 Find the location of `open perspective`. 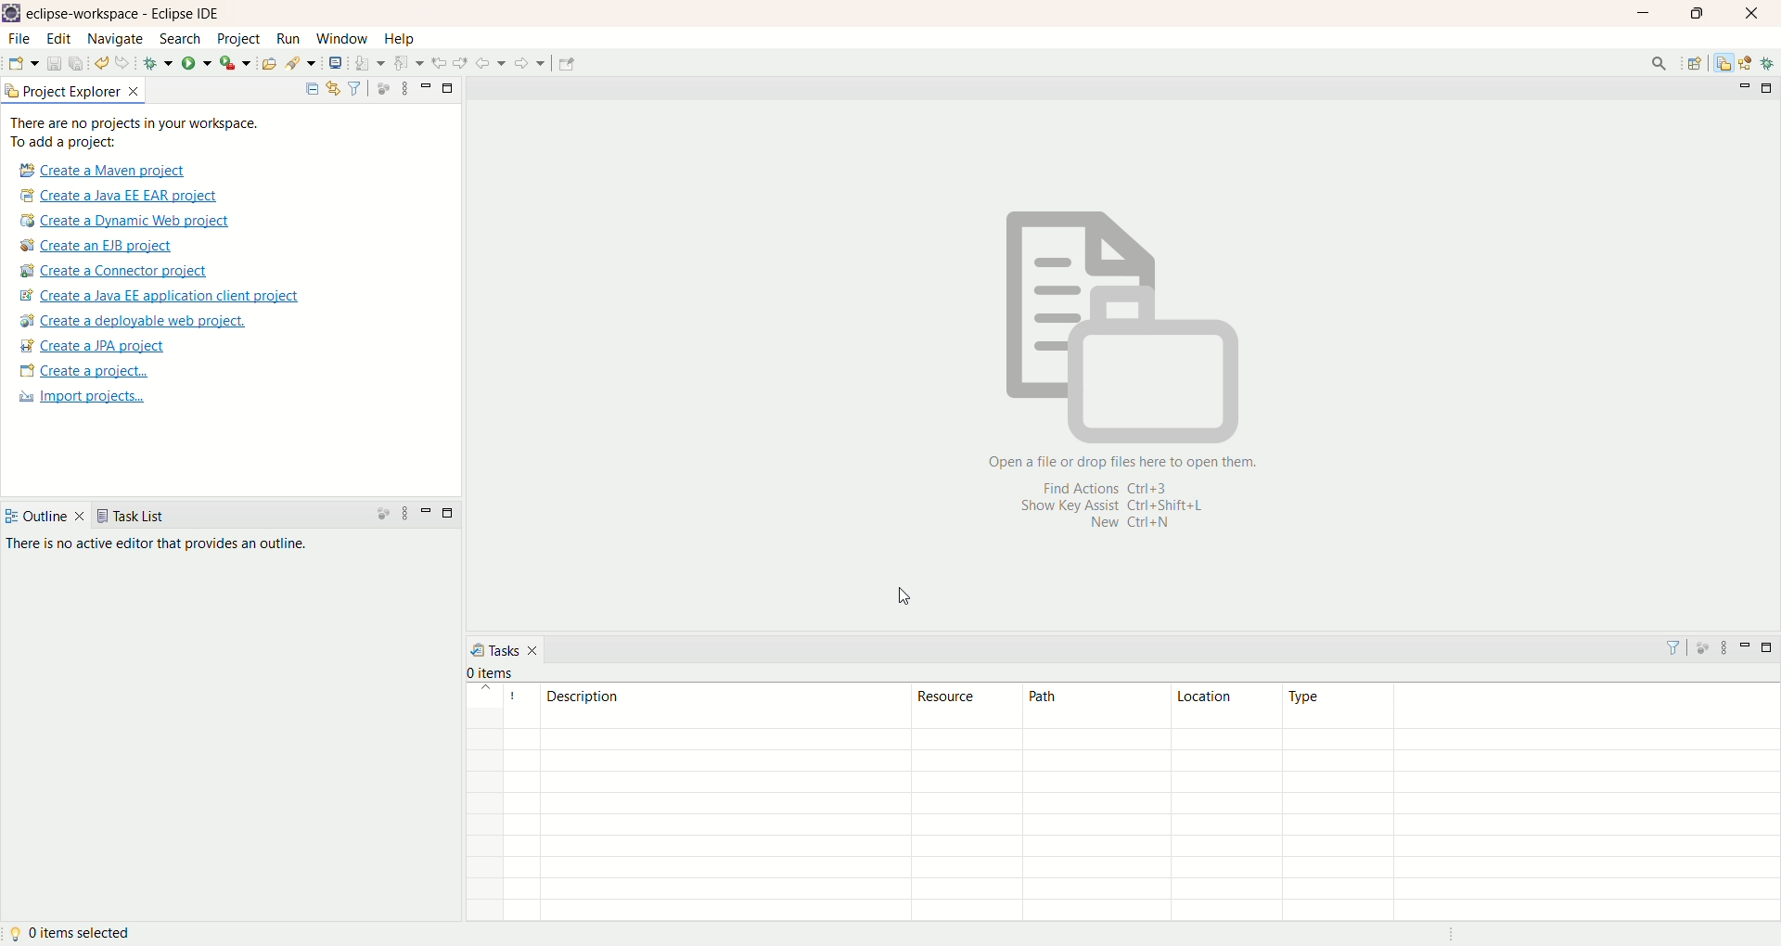

open perspective is located at coordinates (1695, 63).